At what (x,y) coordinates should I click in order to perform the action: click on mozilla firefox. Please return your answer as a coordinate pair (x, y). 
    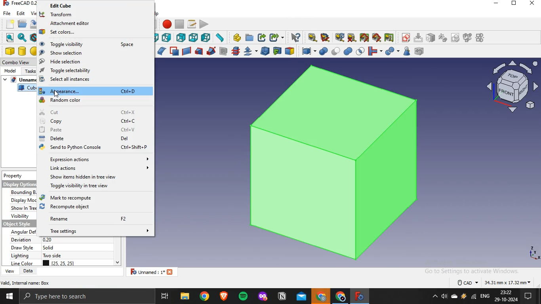
    Looking at the image, I should click on (263, 297).